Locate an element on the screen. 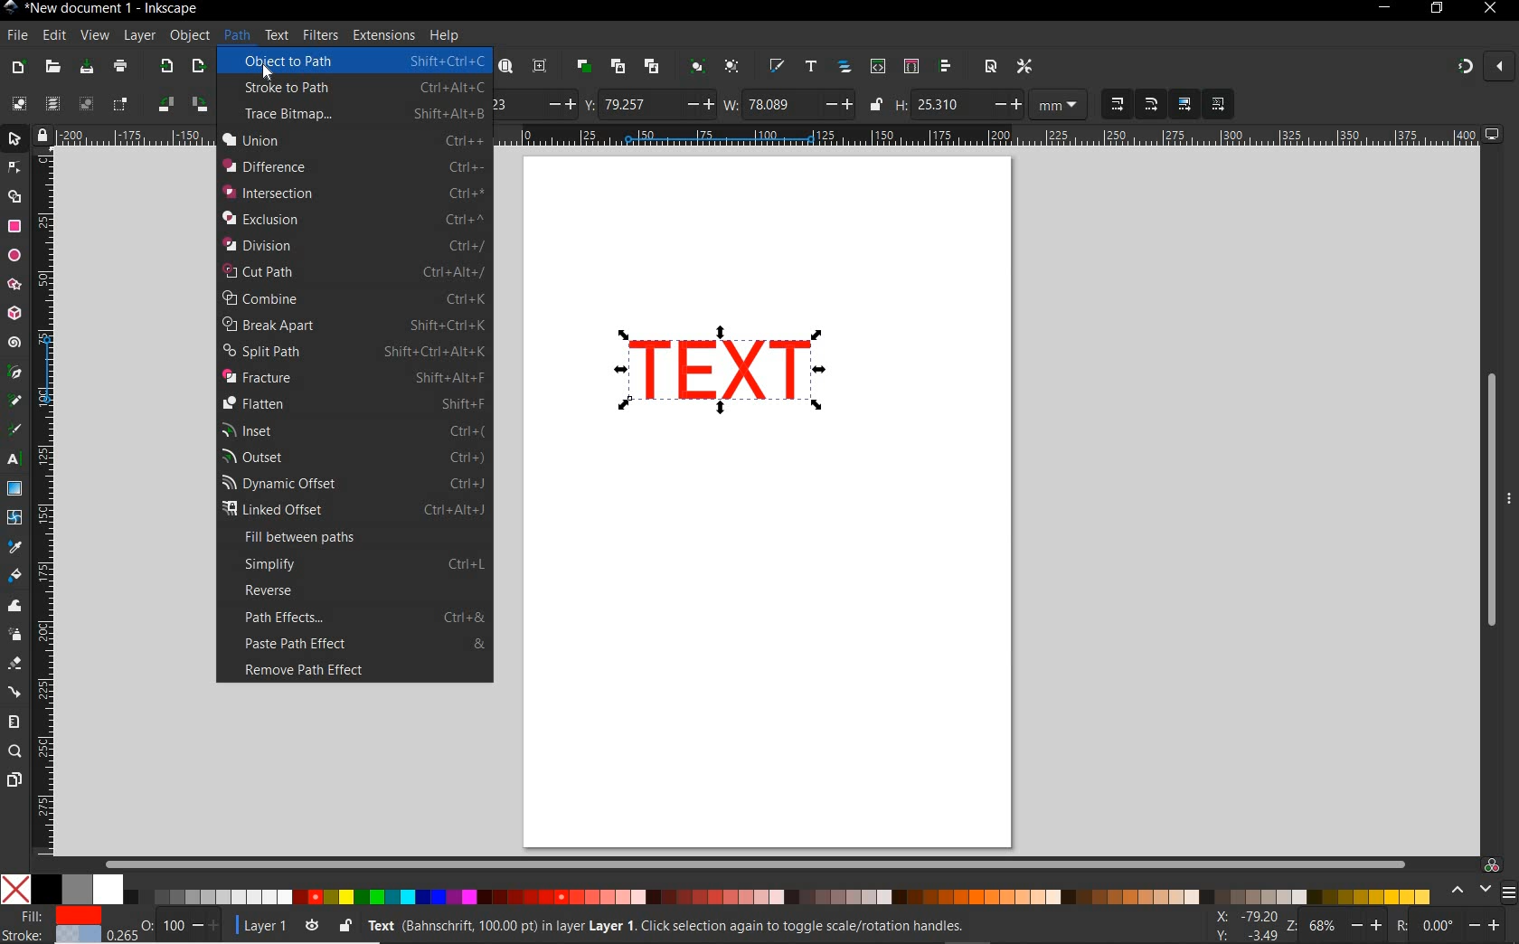  SCROLLBAR is located at coordinates (1485, 498).